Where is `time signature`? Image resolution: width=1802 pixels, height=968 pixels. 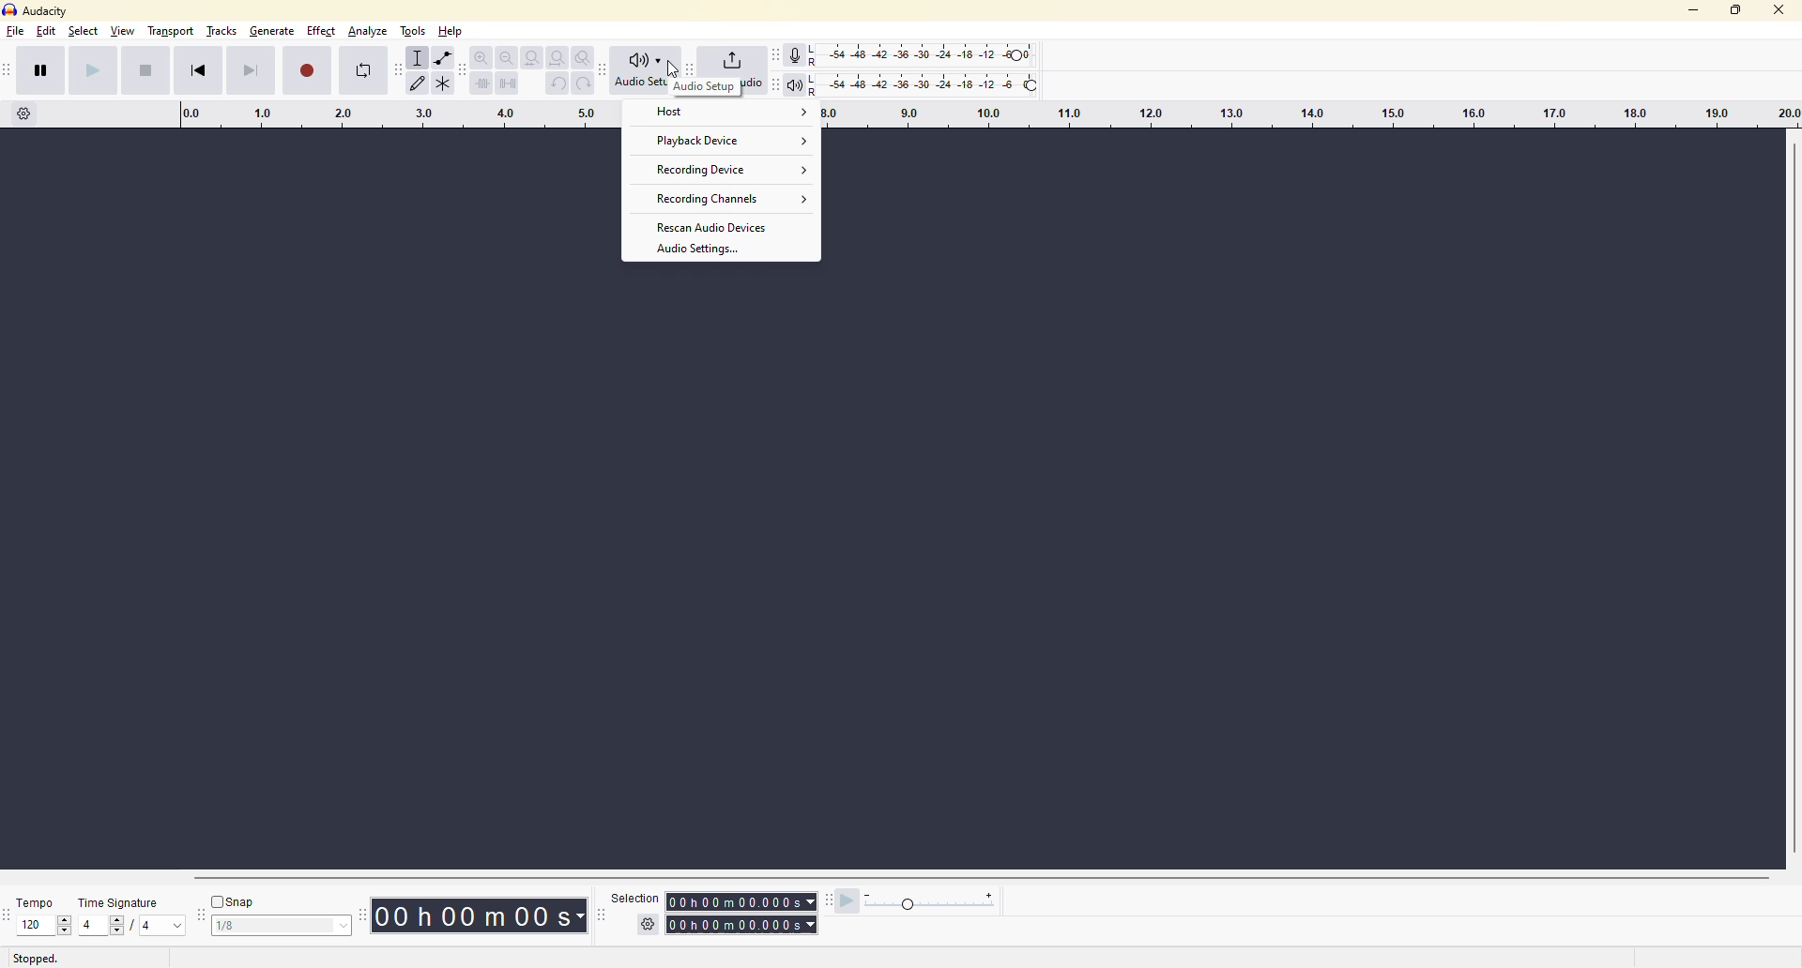
time signature is located at coordinates (116, 900).